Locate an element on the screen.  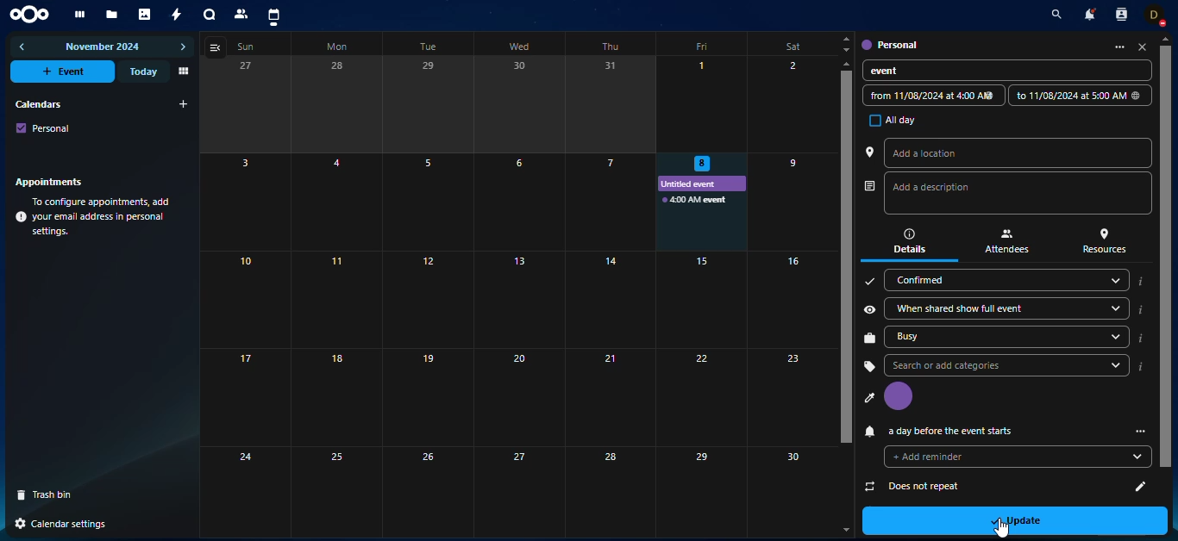
Cursor is located at coordinates (1002, 528).